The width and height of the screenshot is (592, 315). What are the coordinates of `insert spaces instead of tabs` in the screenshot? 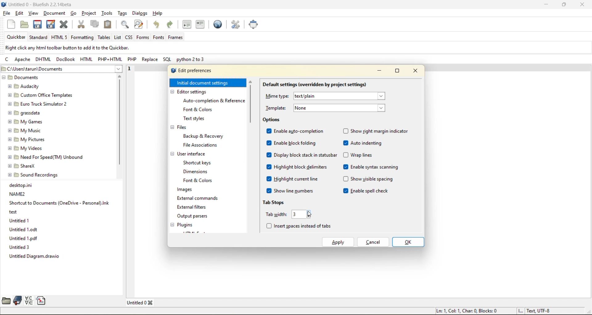 It's located at (300, 224).